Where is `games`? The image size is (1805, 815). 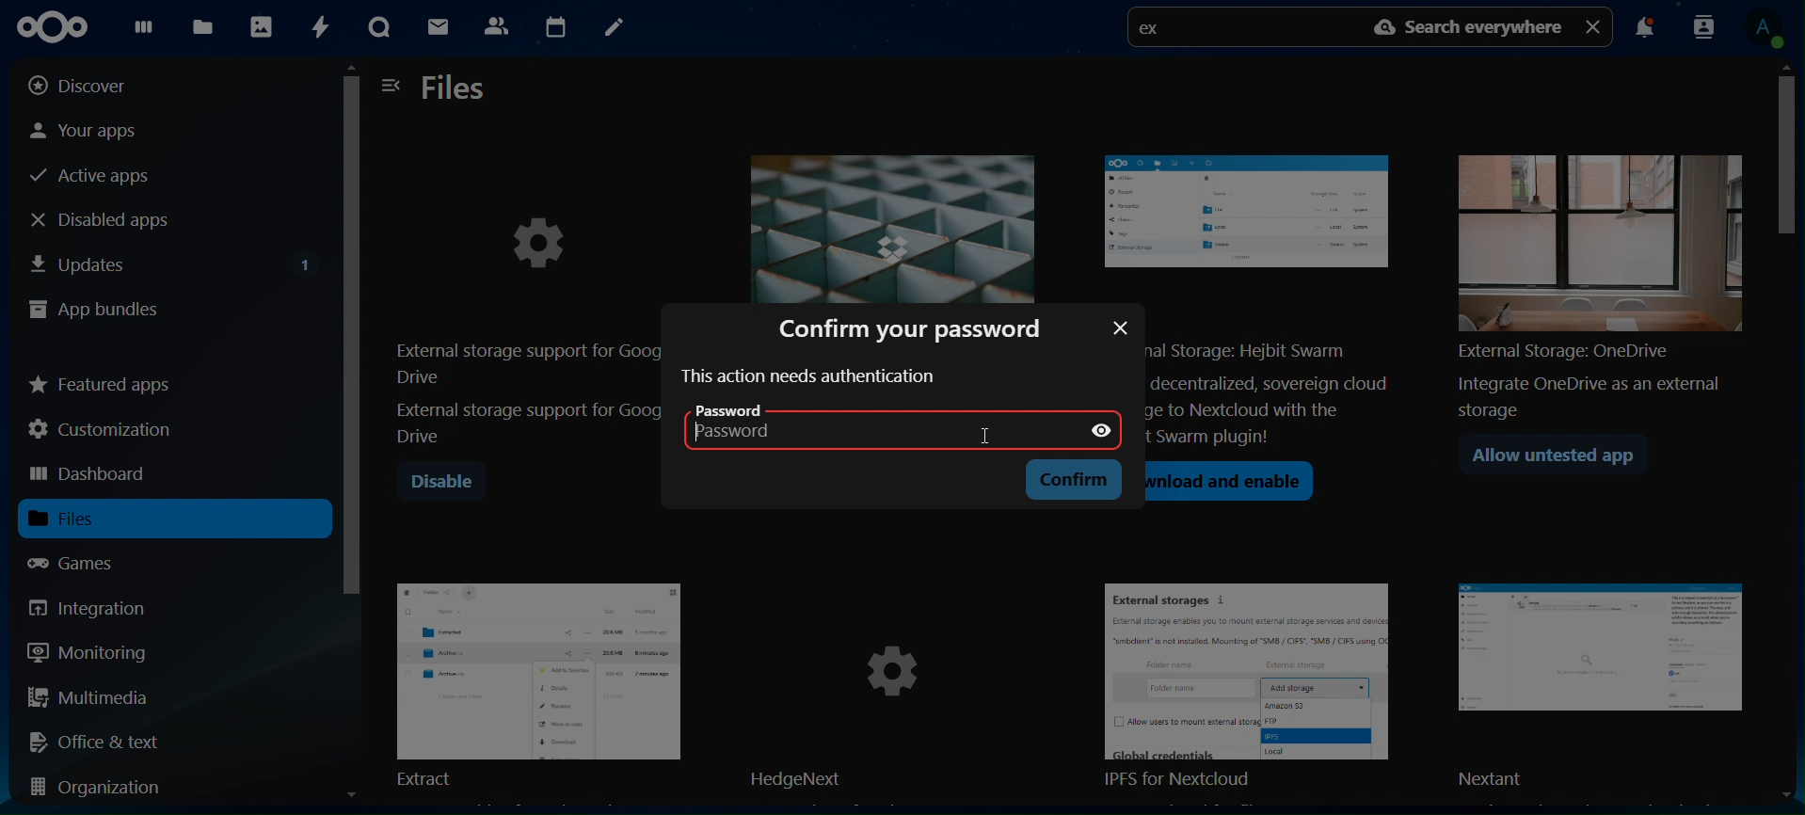
games is located at coordinates (88, 563).